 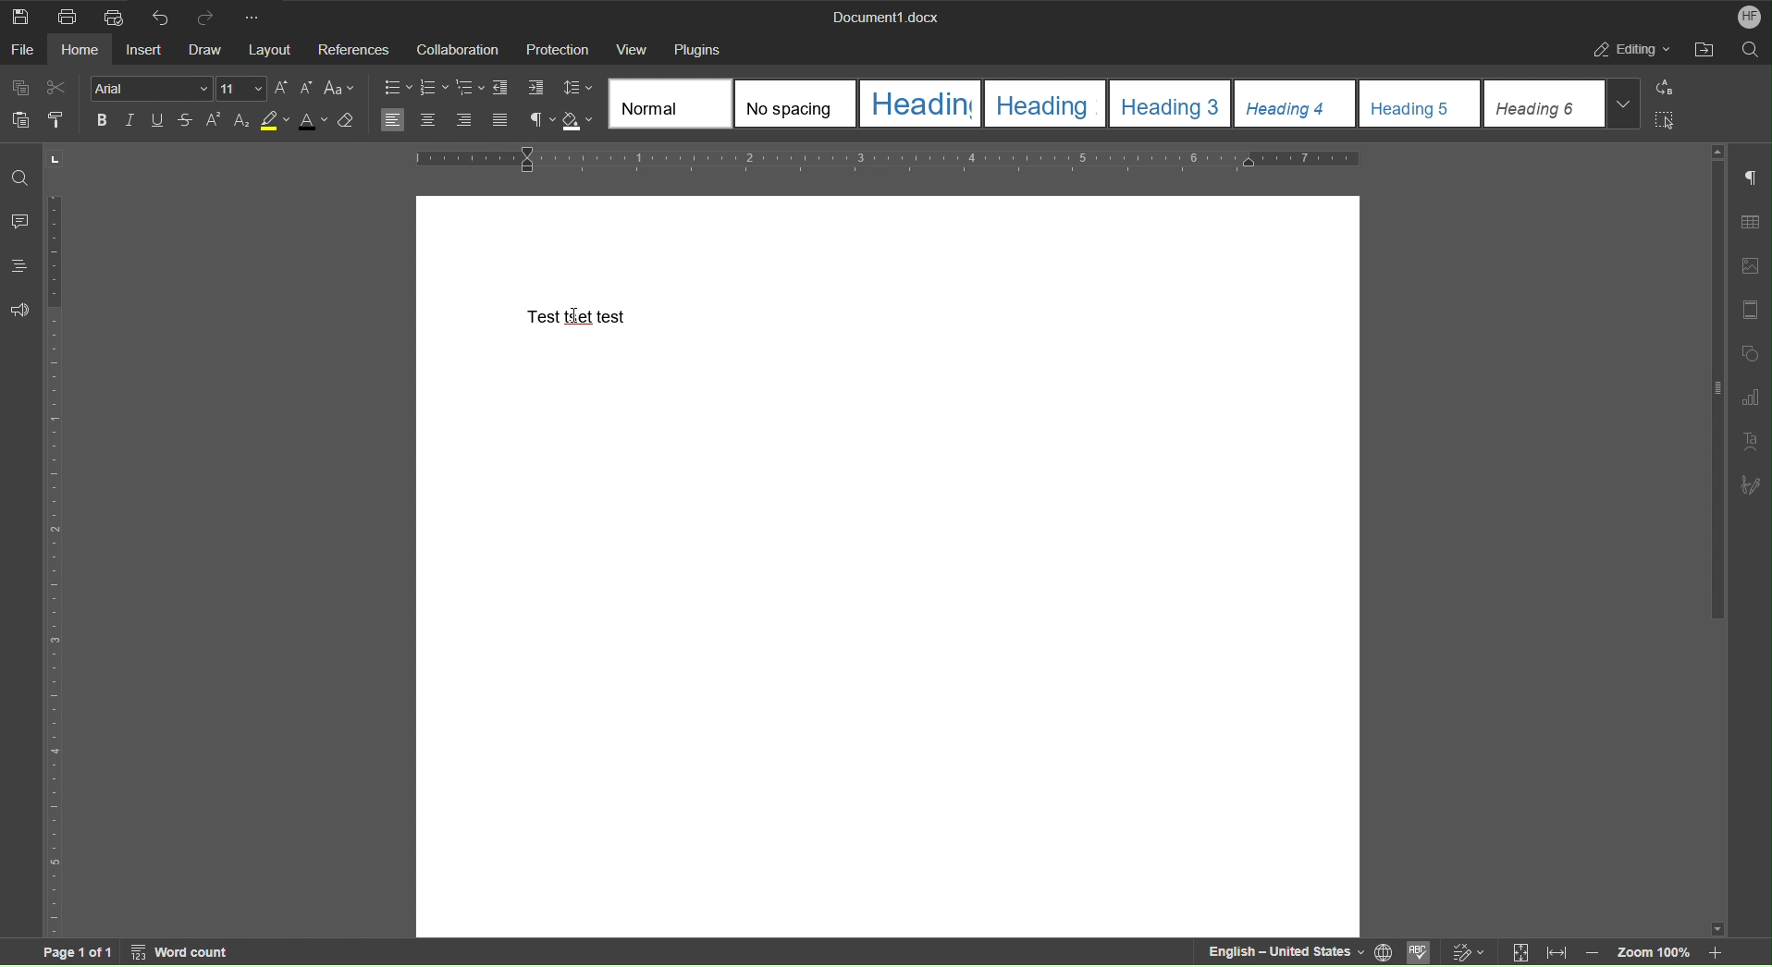 I want to click on Undo, so click(x=156, y=15).